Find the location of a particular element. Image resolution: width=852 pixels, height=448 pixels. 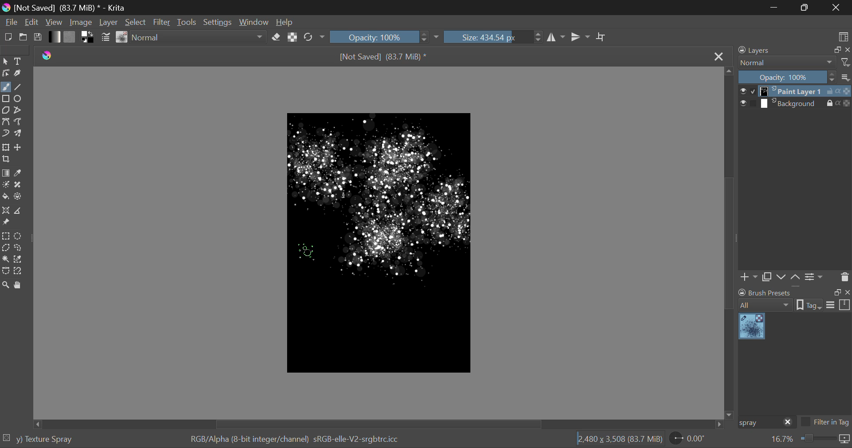

Layer is located at coordinates (109, 22).